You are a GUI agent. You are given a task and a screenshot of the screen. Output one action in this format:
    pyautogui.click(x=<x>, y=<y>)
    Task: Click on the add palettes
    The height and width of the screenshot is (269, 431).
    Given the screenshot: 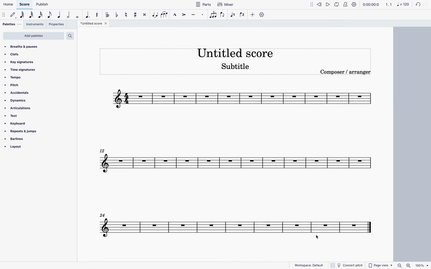 What is the action you would take?
    pyautogui.click(x=33, y=36)
    